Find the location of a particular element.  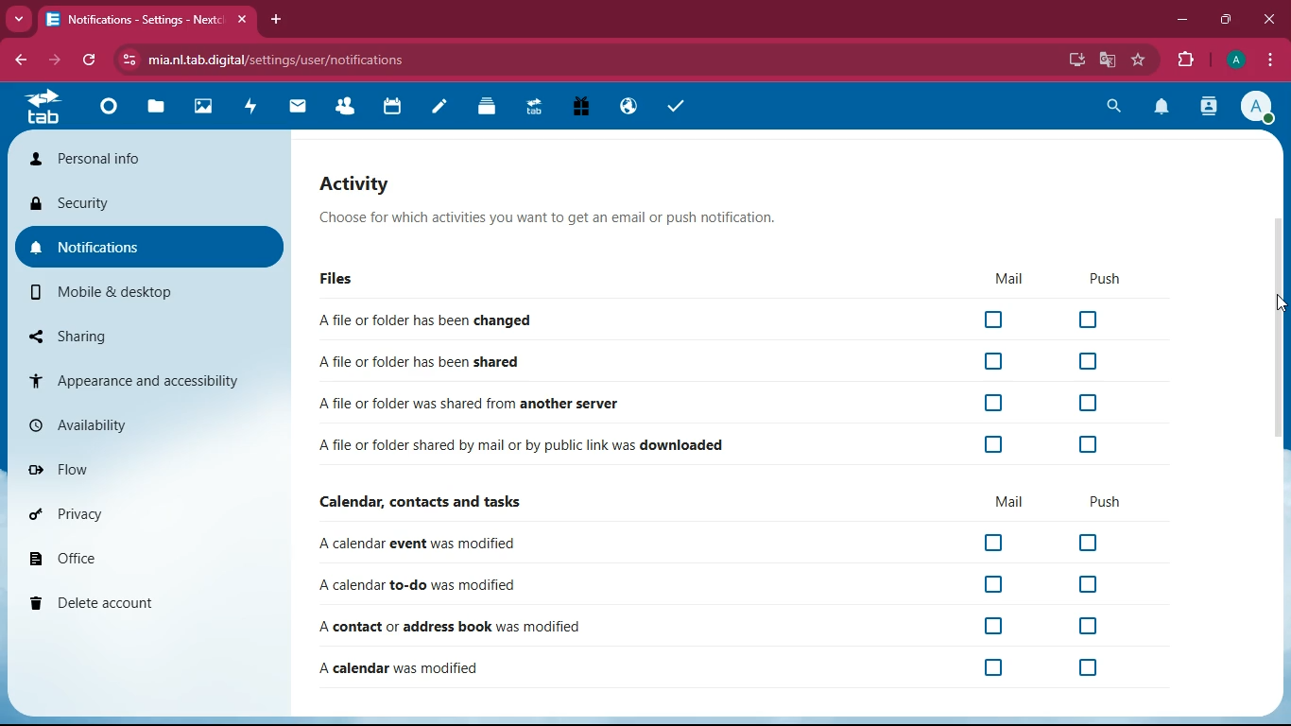

Upgrade is located at coordinates (535, 109).